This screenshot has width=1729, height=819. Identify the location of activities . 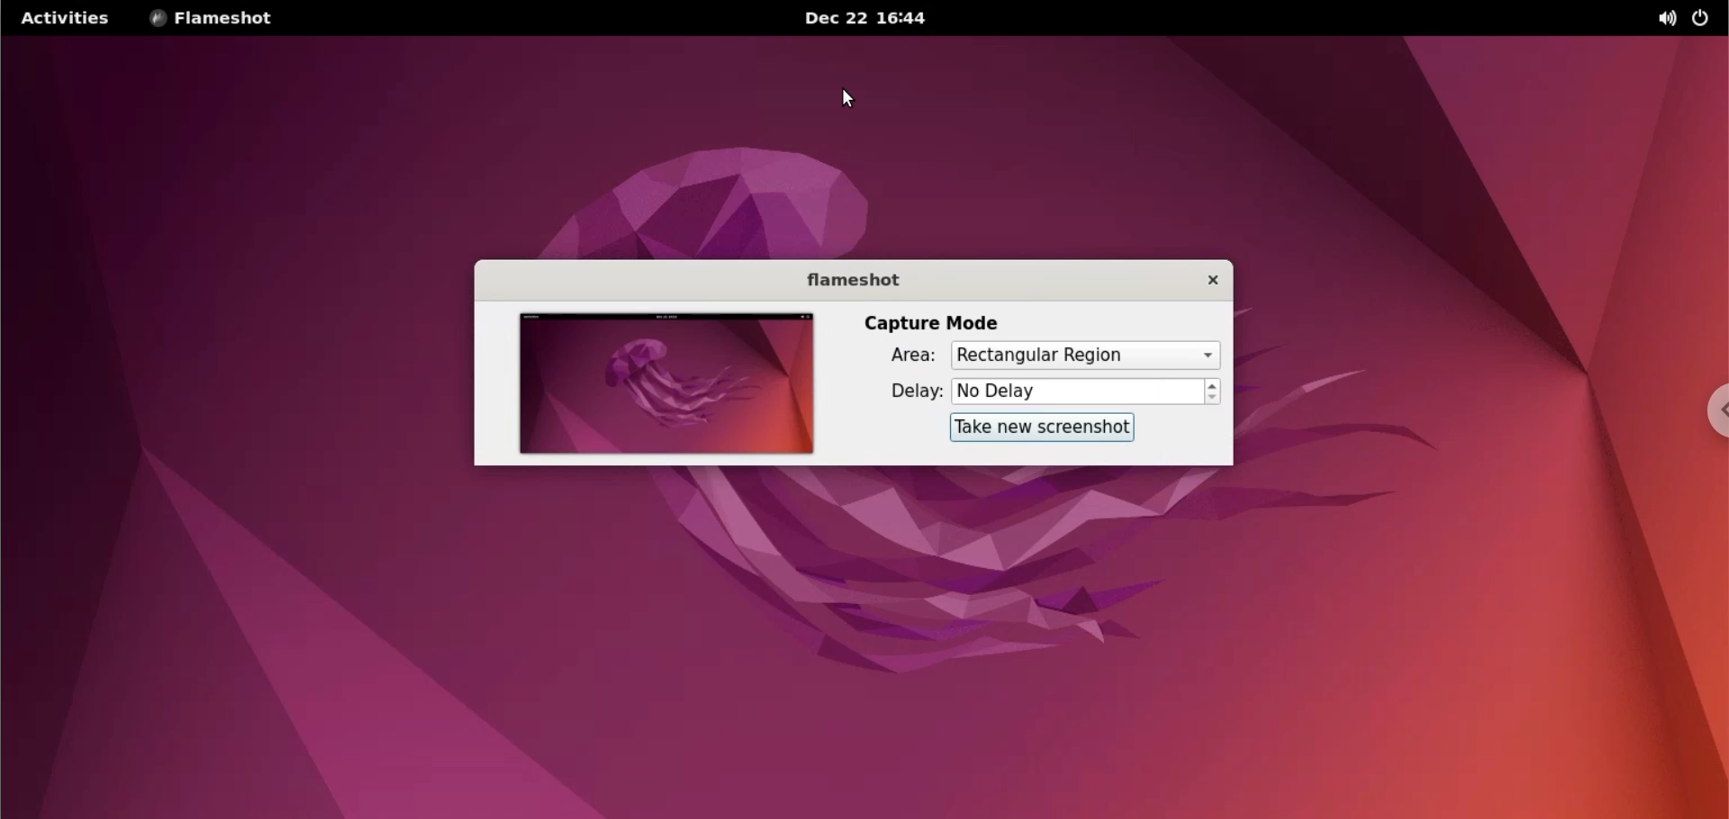
(67, 18).